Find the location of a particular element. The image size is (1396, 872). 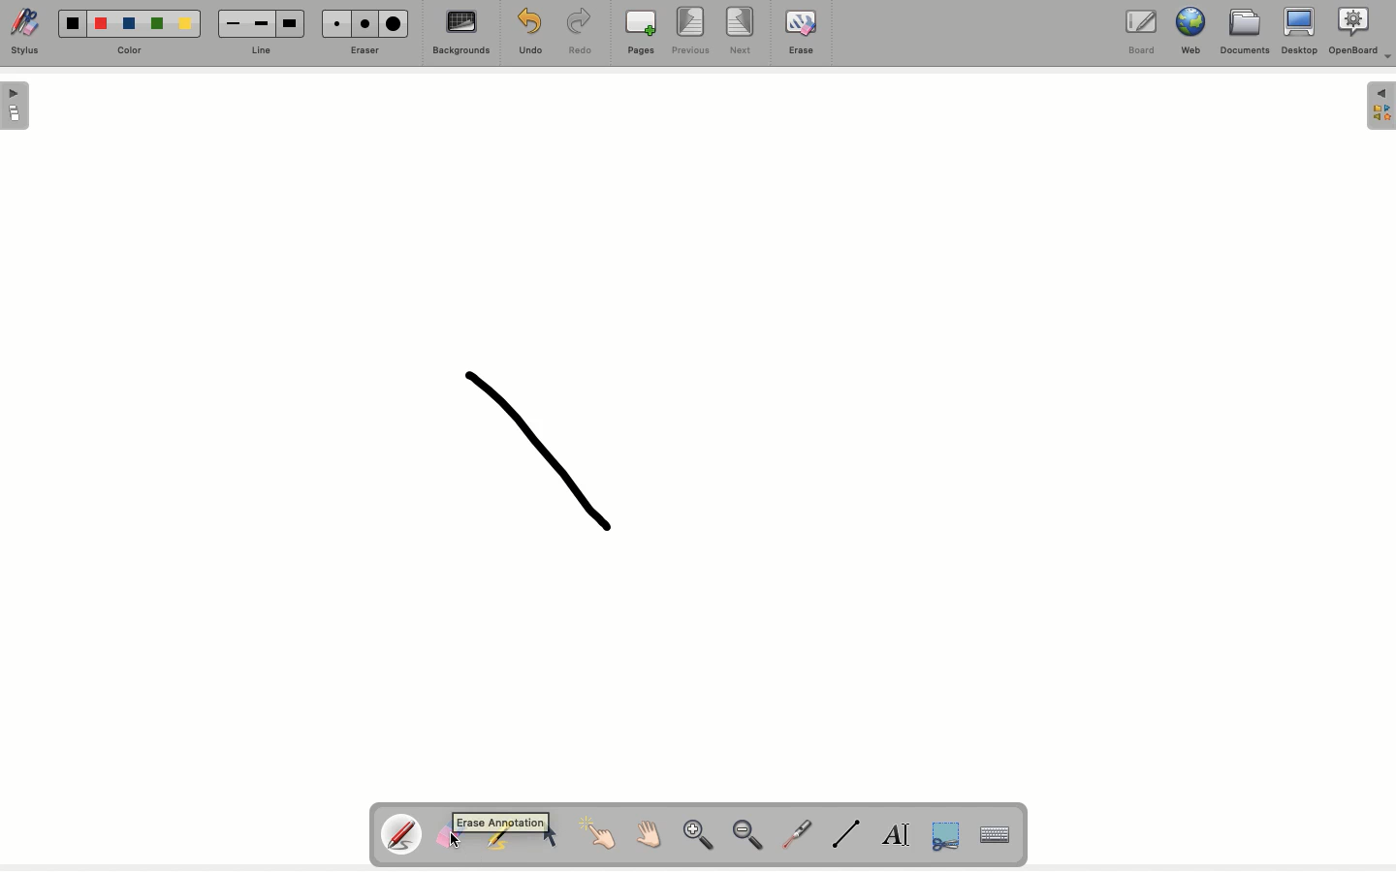

Redo is located at coordinates (582, 34).